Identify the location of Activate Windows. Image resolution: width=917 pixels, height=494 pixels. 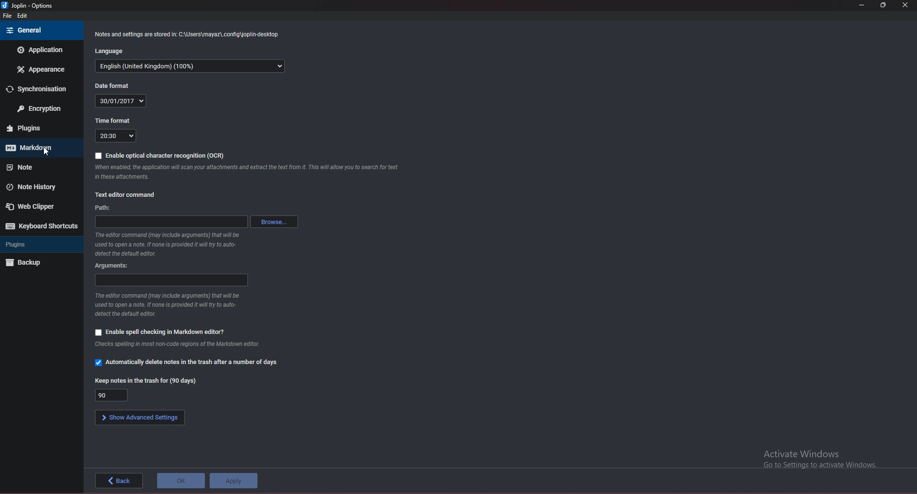
(818, 458).